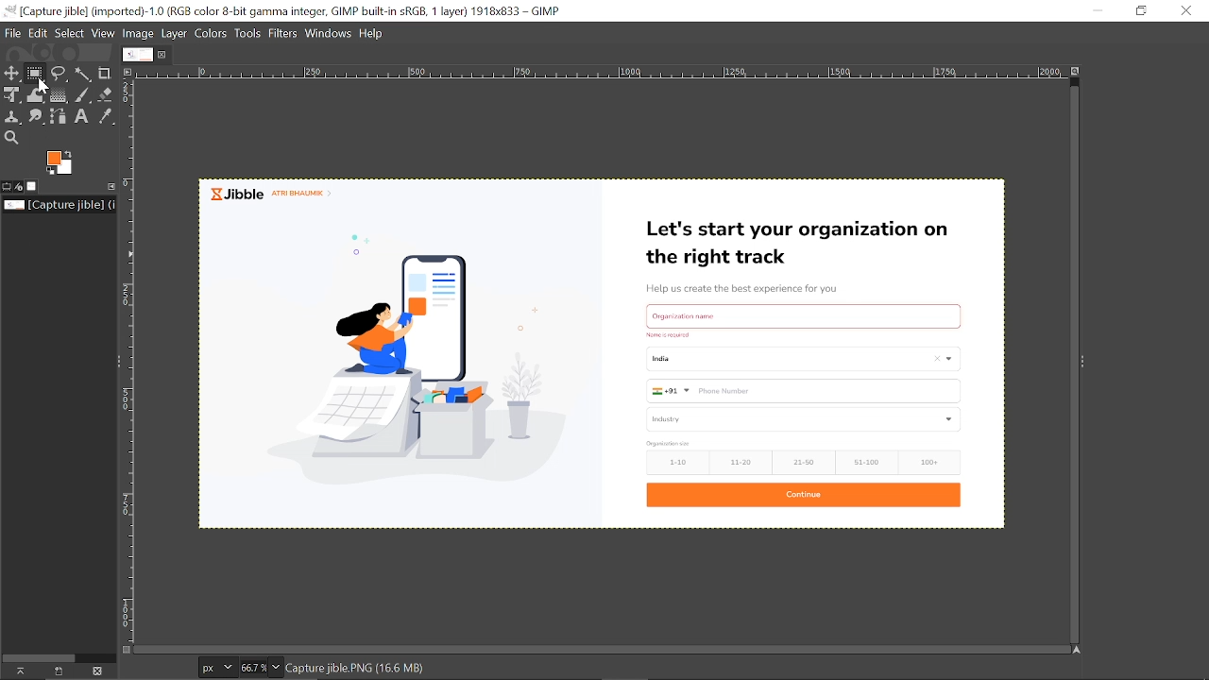 The height and width of the screenshot is (680, 1209). I want to click on cursor, so click(44, 84).